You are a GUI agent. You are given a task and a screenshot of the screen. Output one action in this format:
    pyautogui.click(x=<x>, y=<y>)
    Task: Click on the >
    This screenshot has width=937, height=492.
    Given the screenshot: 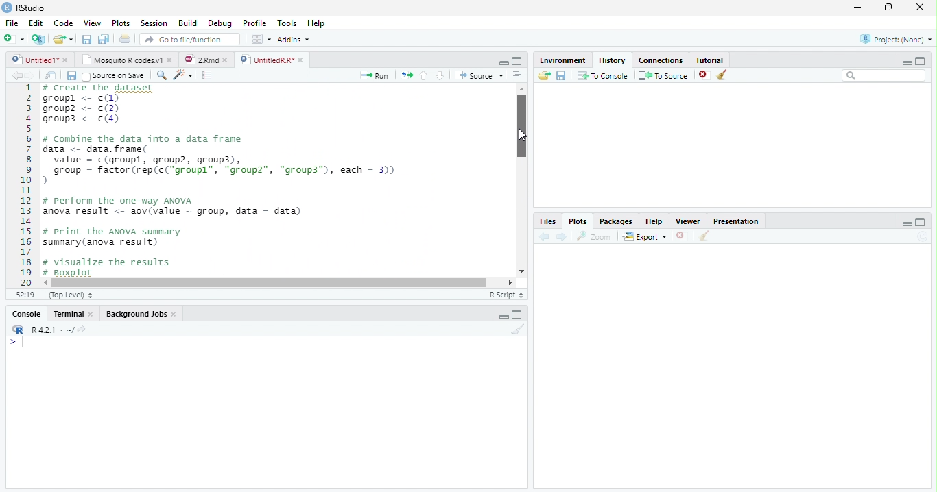 What is the action you would take?
    pyautogui.click(x=10, y=343)
    